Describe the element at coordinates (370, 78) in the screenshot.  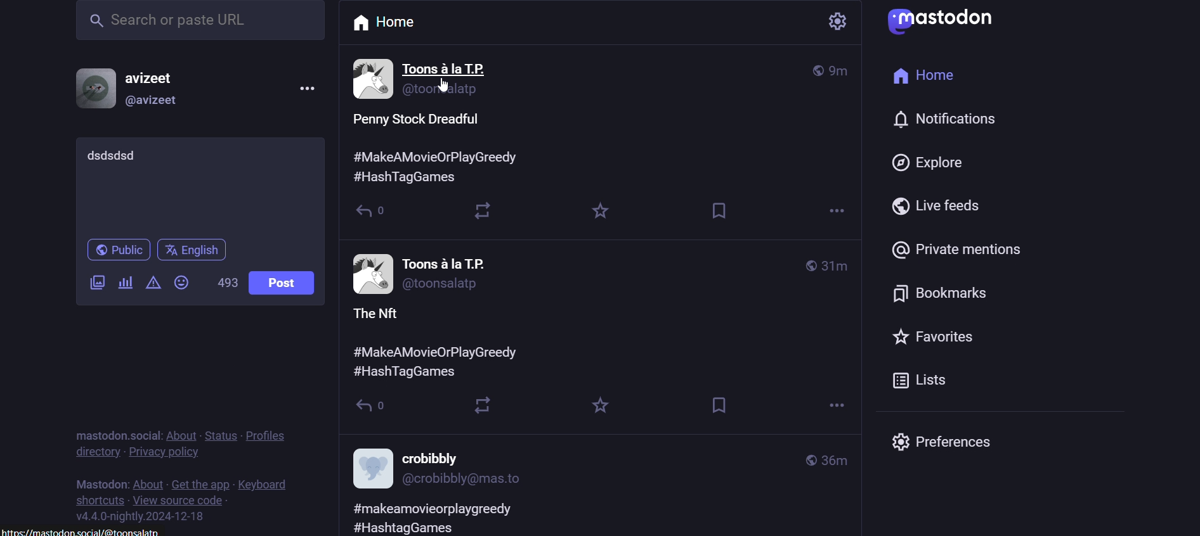
I see `user information` at that location.